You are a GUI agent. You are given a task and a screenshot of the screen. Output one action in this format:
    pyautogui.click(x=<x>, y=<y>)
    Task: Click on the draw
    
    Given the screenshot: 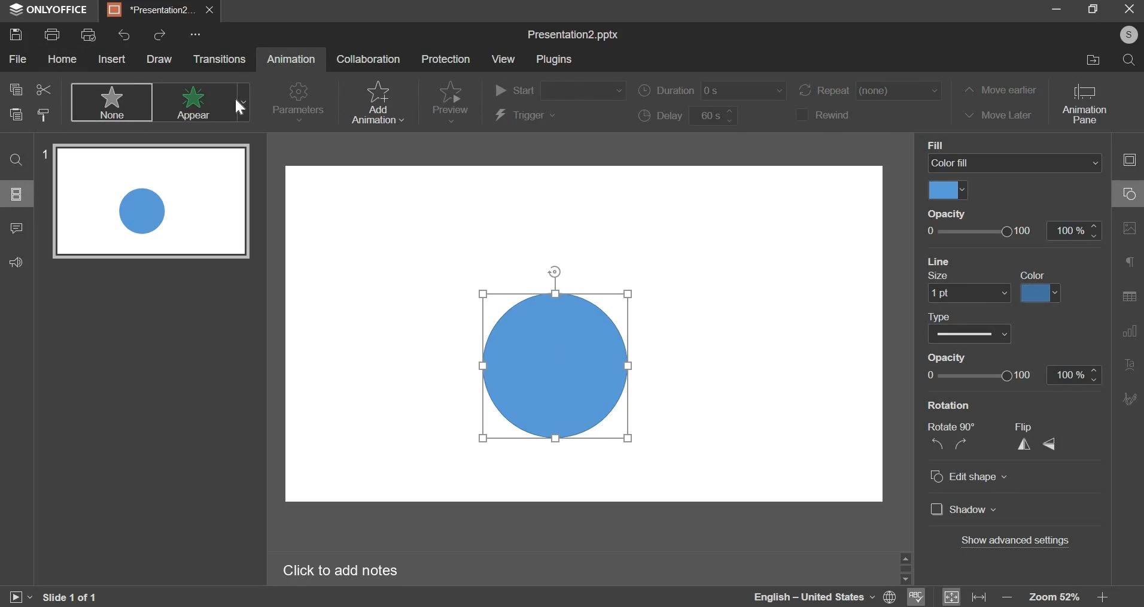 What is the action you would take?
    pyautogui.click(x=160, y=59)
    